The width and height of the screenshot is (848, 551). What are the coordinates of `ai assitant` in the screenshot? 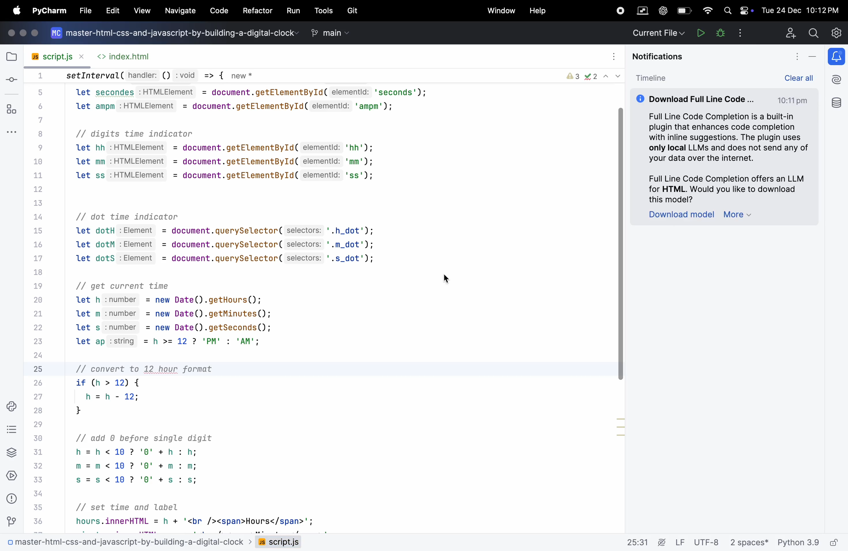 It's located at (837, 79).